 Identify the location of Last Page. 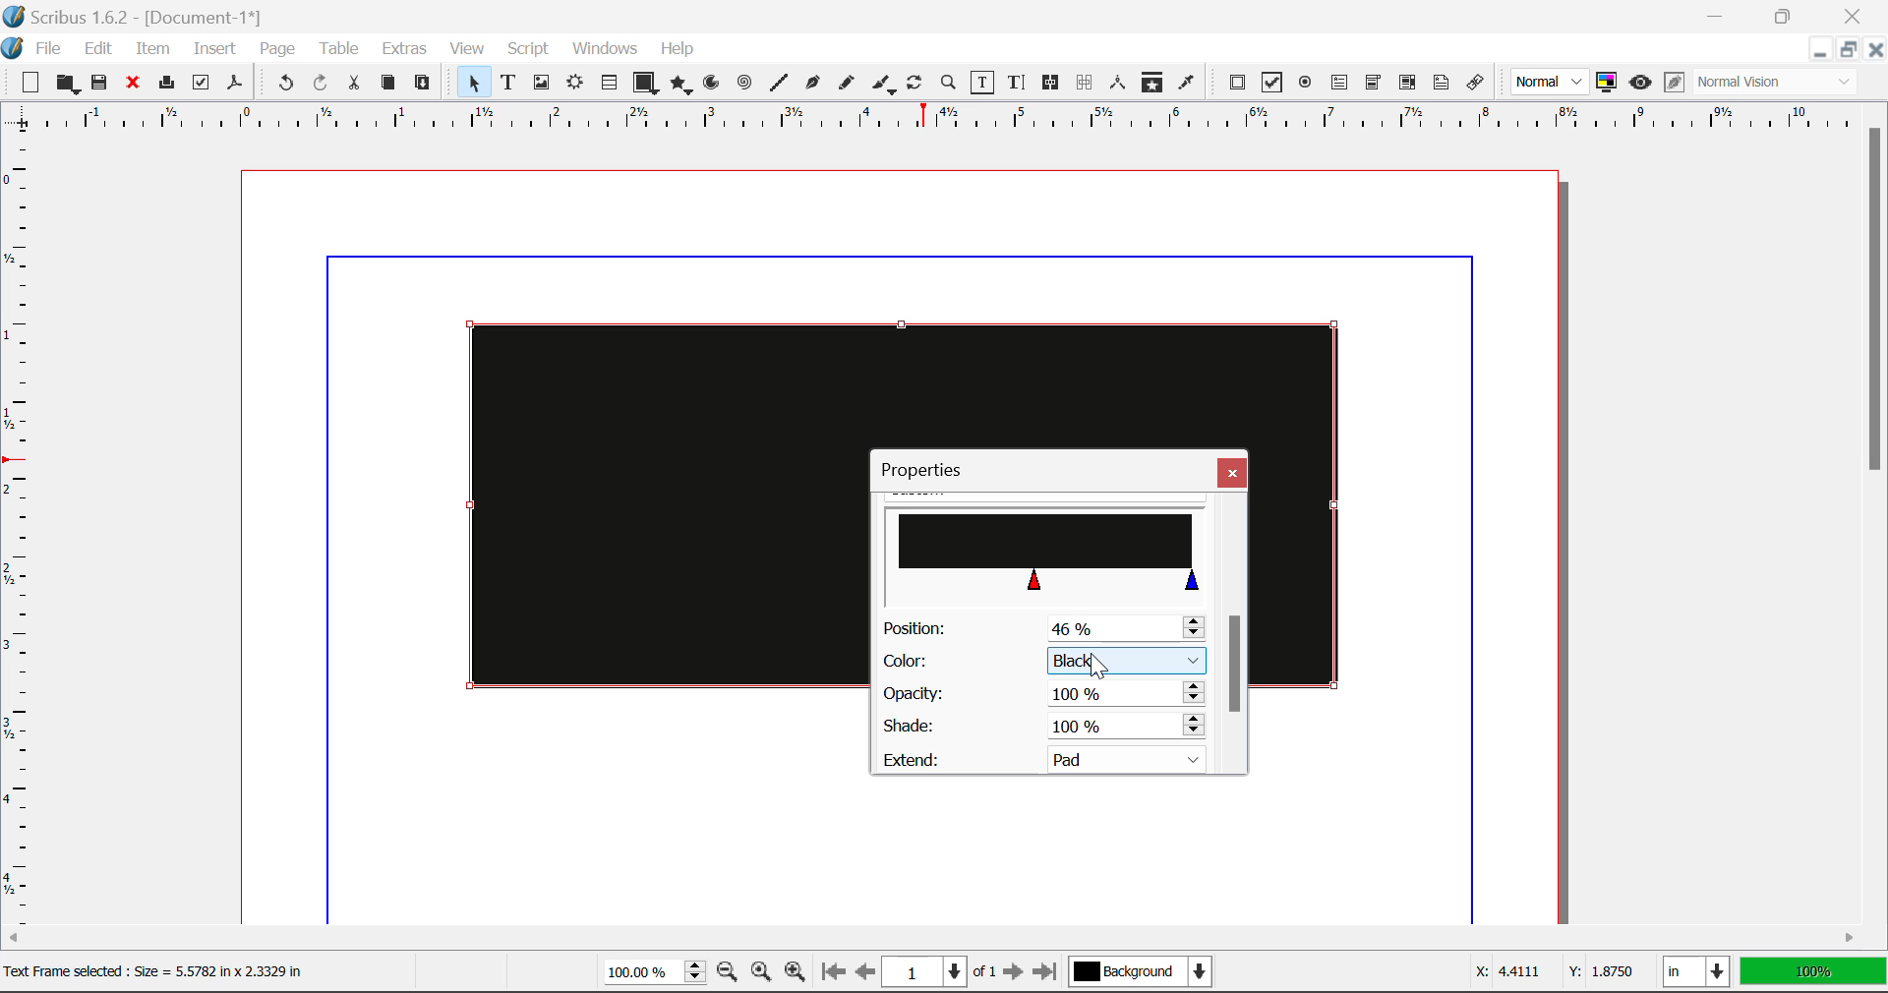
(1049, 975).